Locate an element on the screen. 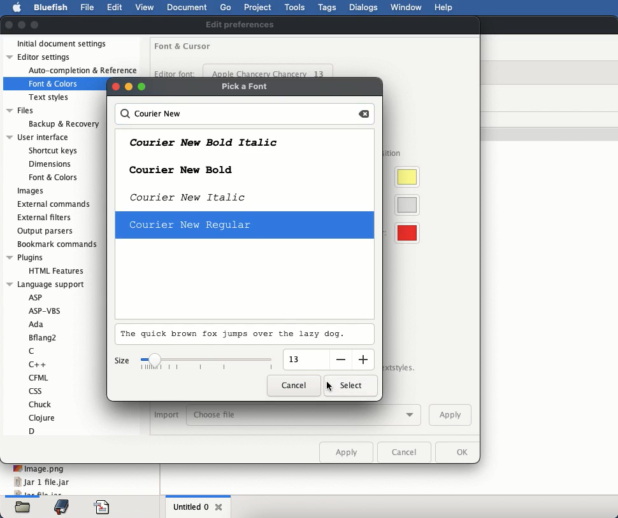 The height and width of the screenshot is (518, 618). maximize is located at coordinates (36, 24).